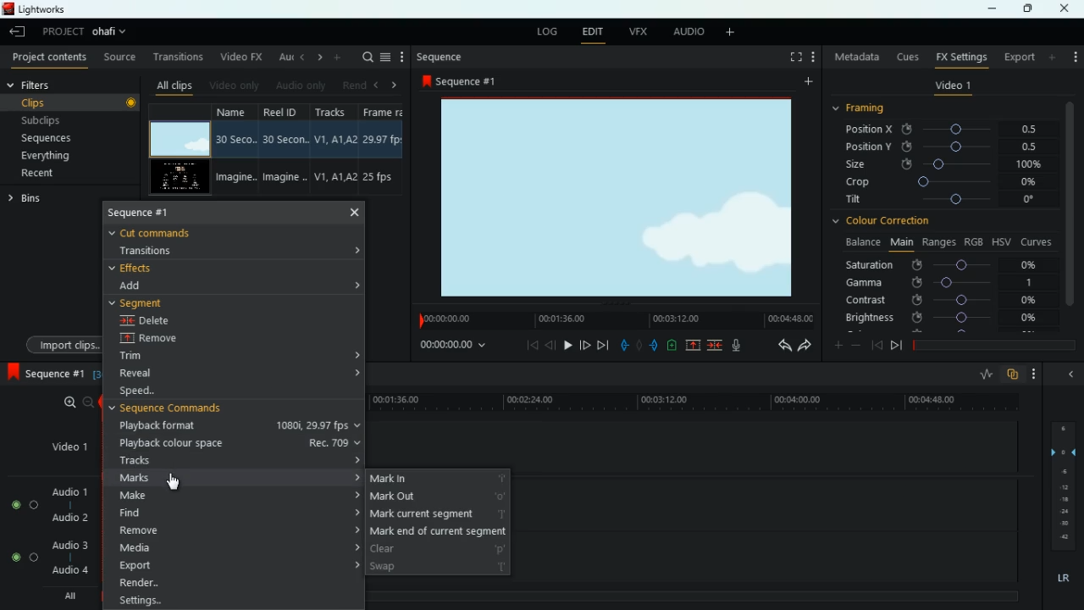 The height and width of the screenshot is (610, 1084). What do you see at coordinates (439, 548) in the screenshot?
I see `clear` at bounding box center [439, 548].